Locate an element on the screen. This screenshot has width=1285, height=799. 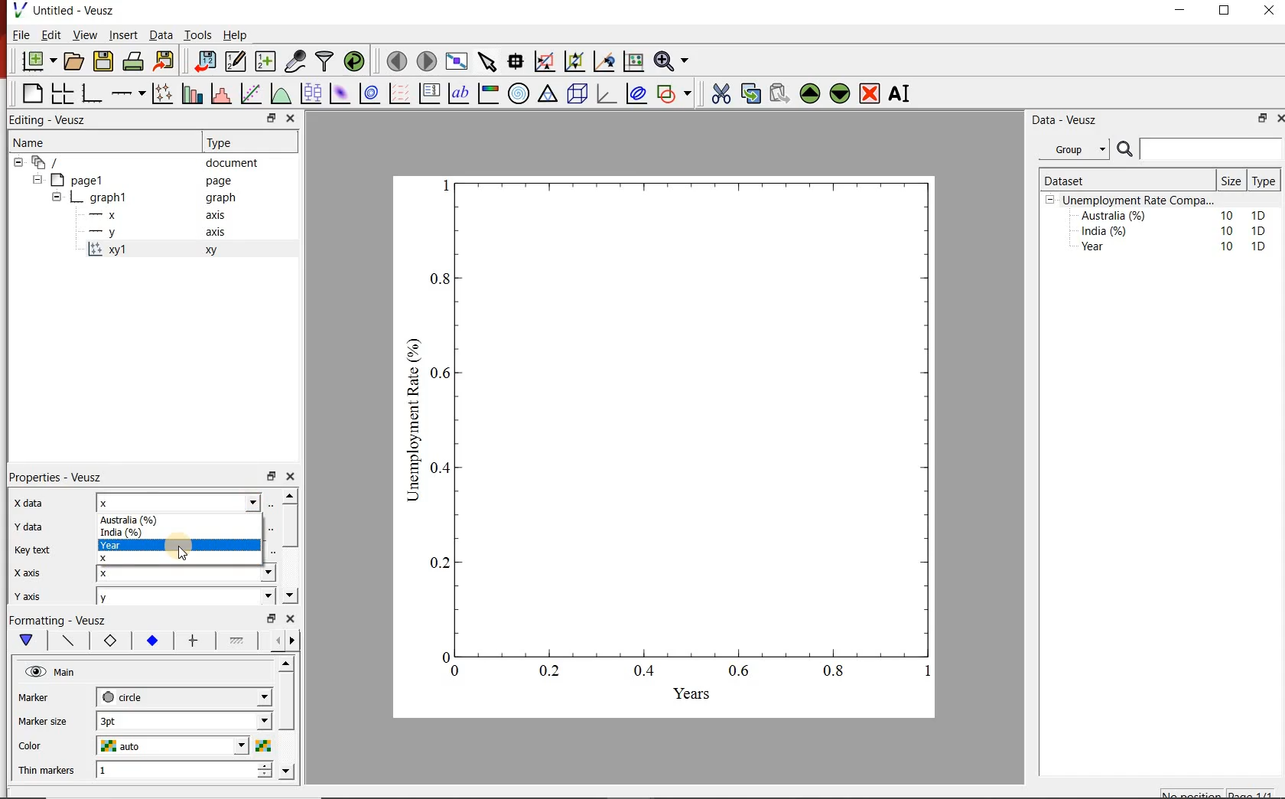
base graphs is located at coordinates (93, 93).